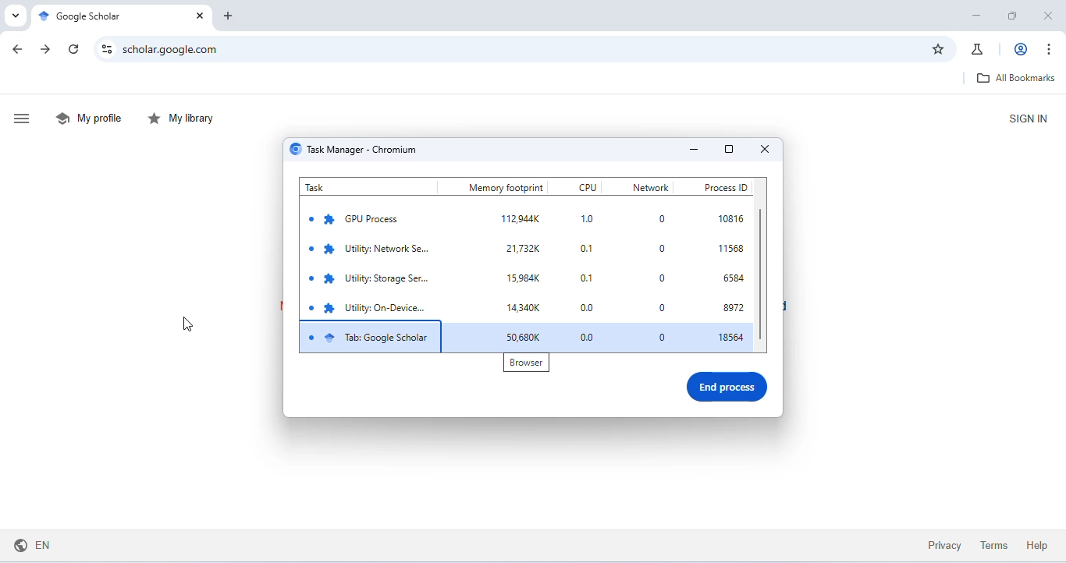  What do you see at coordinates (945, 545) in the screenshot?
I see `privacy` at bounding box center [945, 545].